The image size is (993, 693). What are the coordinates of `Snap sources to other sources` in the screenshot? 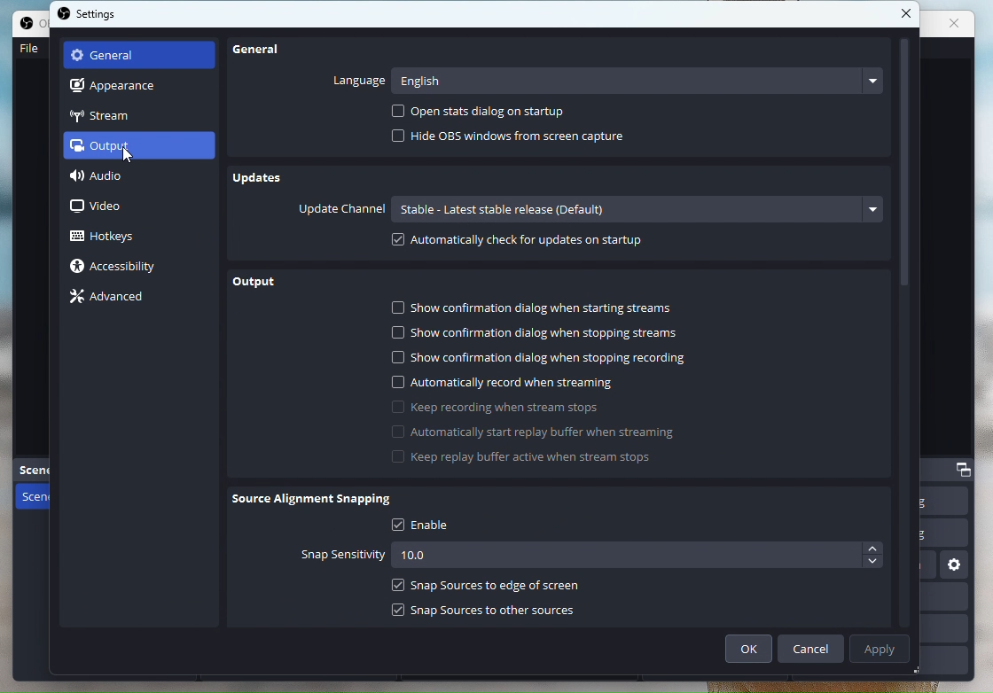 It's located at (481, 608).